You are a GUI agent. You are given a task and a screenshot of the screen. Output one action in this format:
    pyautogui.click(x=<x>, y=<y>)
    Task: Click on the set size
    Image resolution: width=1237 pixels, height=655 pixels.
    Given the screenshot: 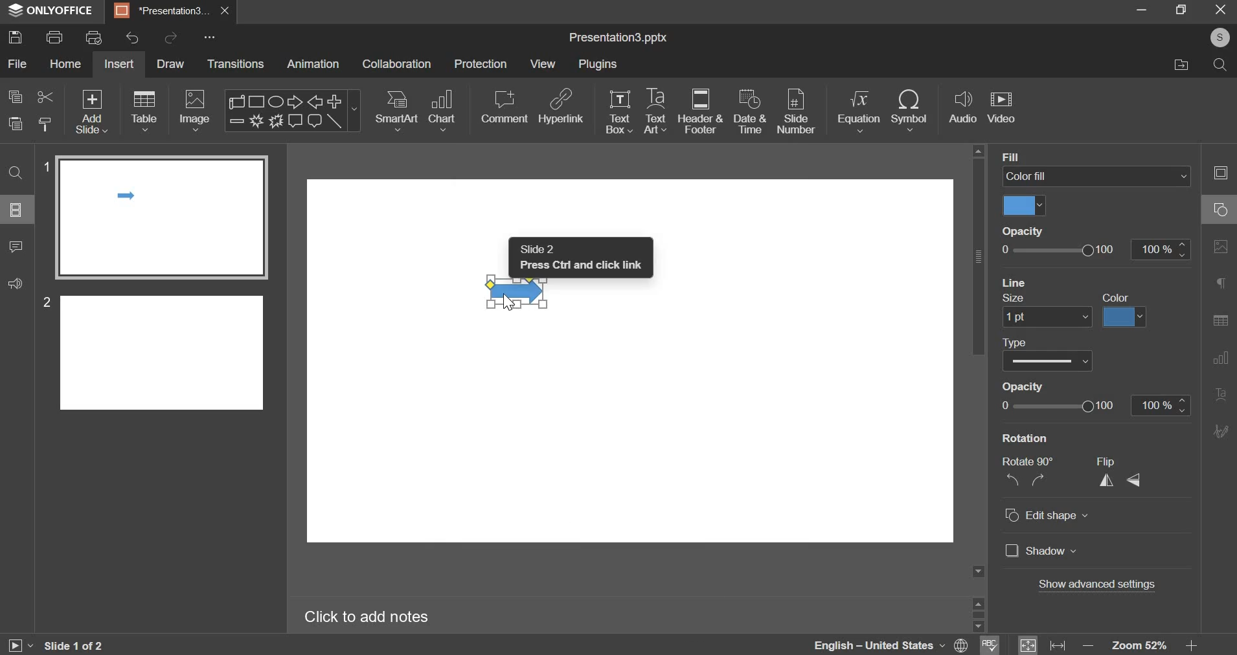 What is the action you would take?
    pyautogui.click(x=1047, y=318)
    